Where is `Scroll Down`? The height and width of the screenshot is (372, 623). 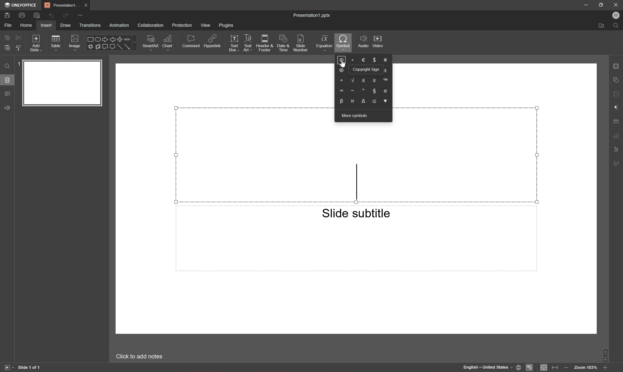
Scroll Down is located at coordinates (604, 361).